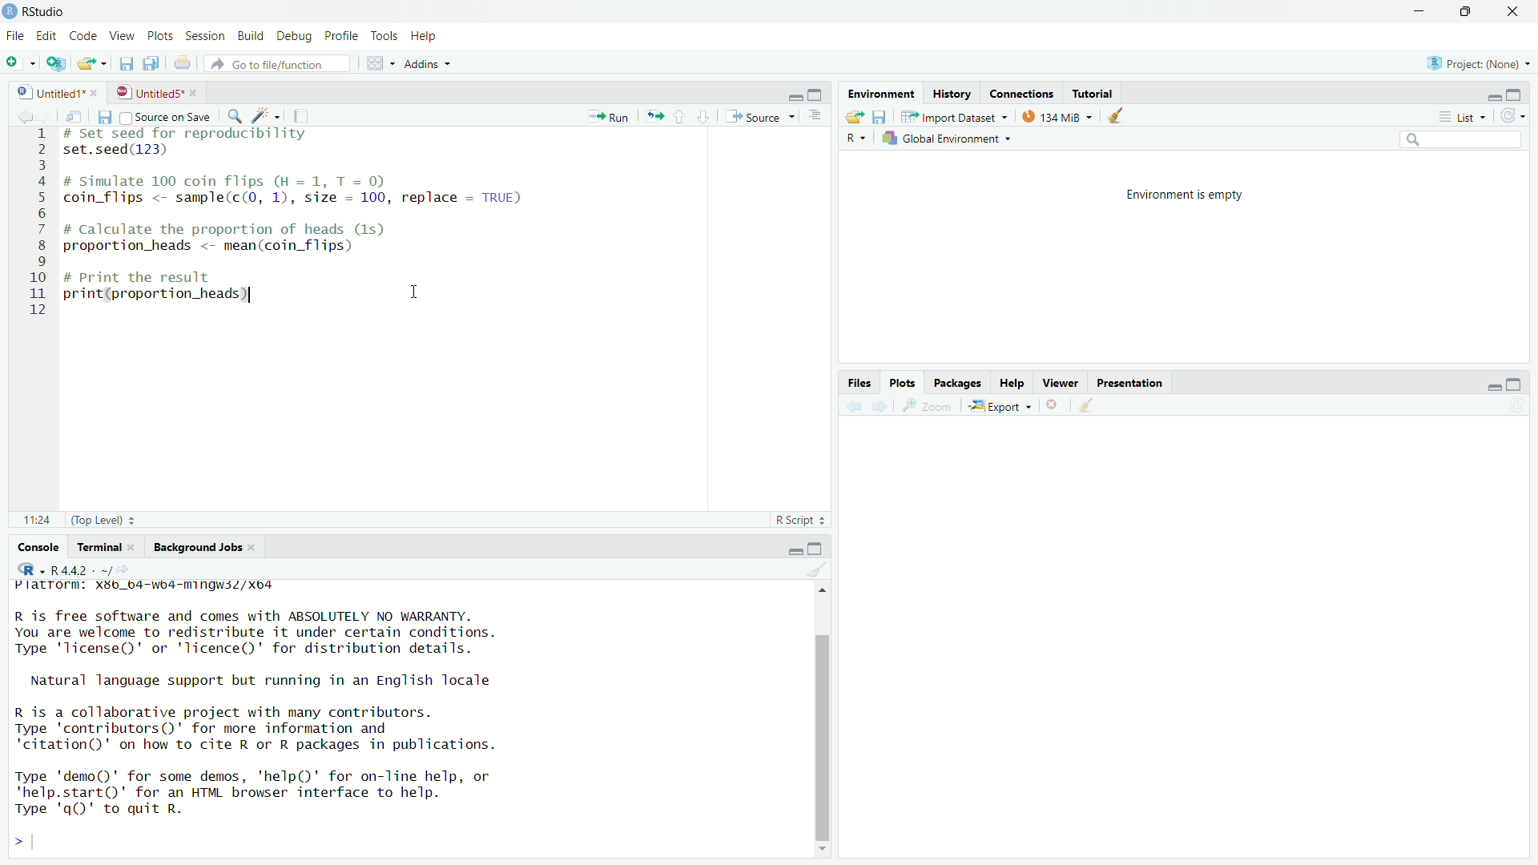 This screenshot has width=1538, height=865. Describe the element at coordinates (154, 276) in the screenshot. I see `# Print the result` at that location.